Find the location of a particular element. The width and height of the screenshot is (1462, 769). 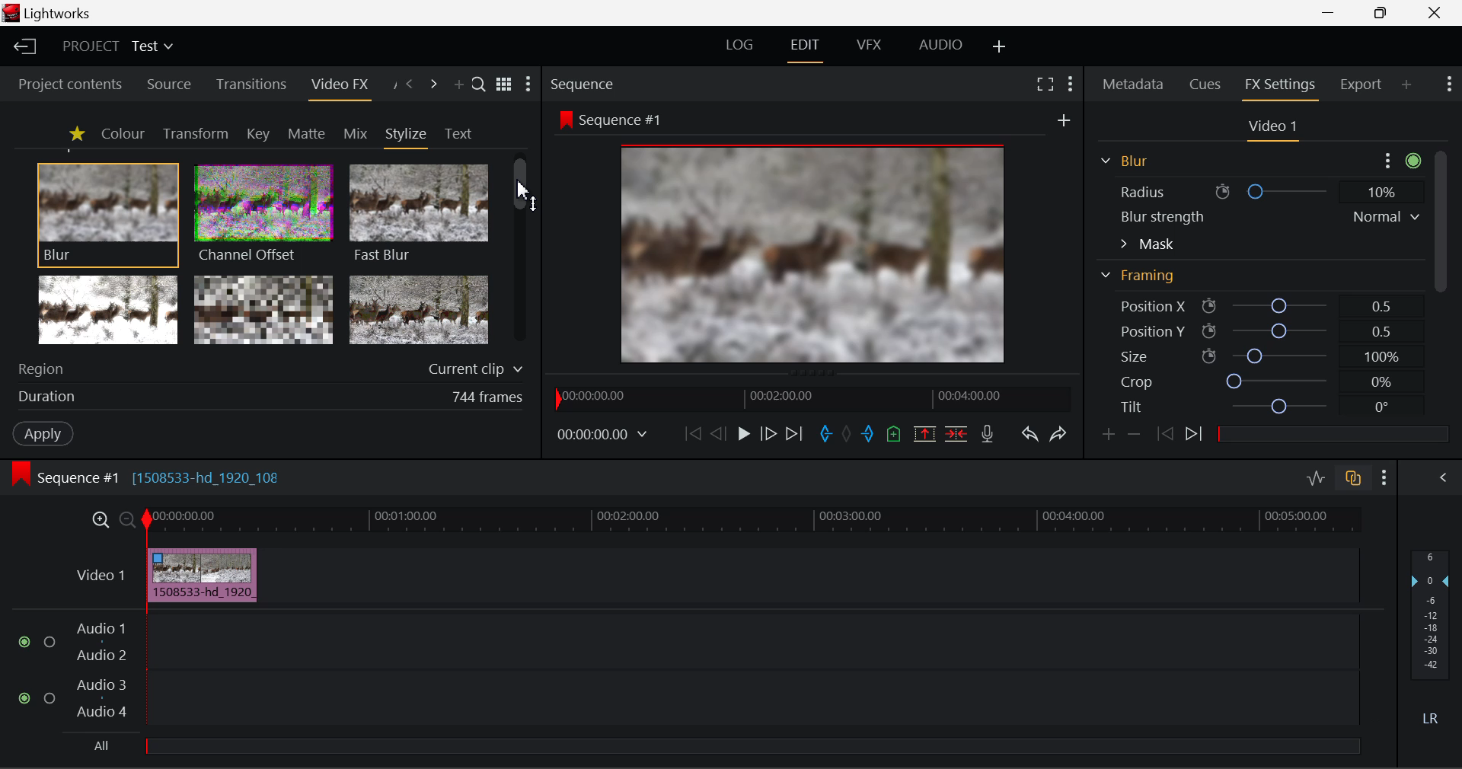

Timeline Zoom In is located at coordinates (100, 520).